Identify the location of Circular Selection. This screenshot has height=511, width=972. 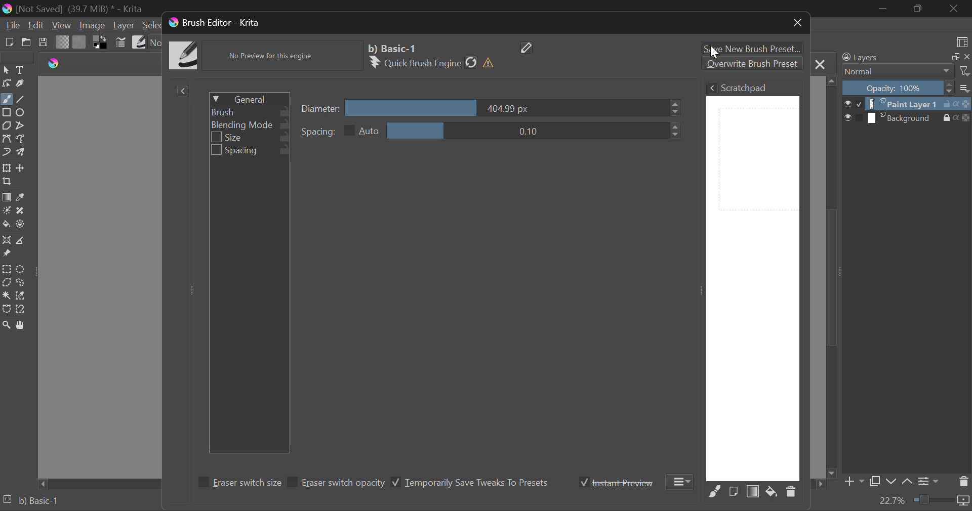
(21, 269).